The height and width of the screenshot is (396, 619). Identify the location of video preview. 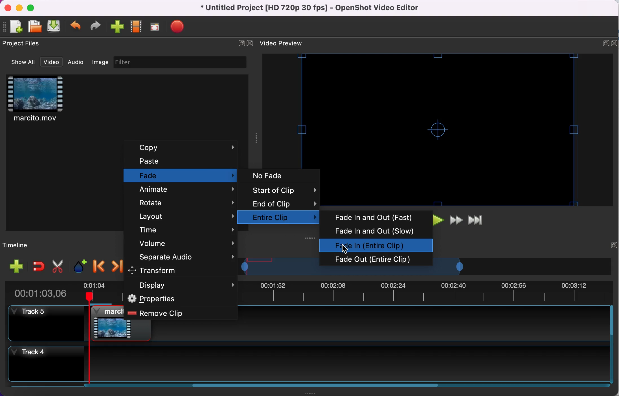
(455, 130).